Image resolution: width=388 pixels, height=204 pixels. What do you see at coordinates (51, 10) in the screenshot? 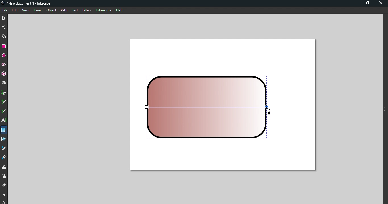
I see `Object` at bounding box center [51, 10].